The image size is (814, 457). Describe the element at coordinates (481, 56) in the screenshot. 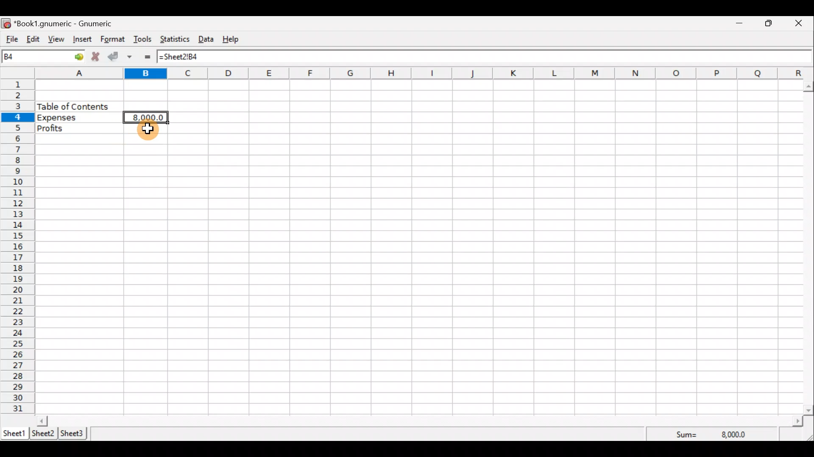

I see `Formula bar` at that location.